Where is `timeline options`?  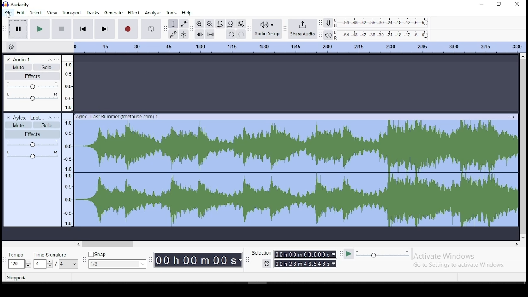 timeline options is located at coordinates (12, 47).